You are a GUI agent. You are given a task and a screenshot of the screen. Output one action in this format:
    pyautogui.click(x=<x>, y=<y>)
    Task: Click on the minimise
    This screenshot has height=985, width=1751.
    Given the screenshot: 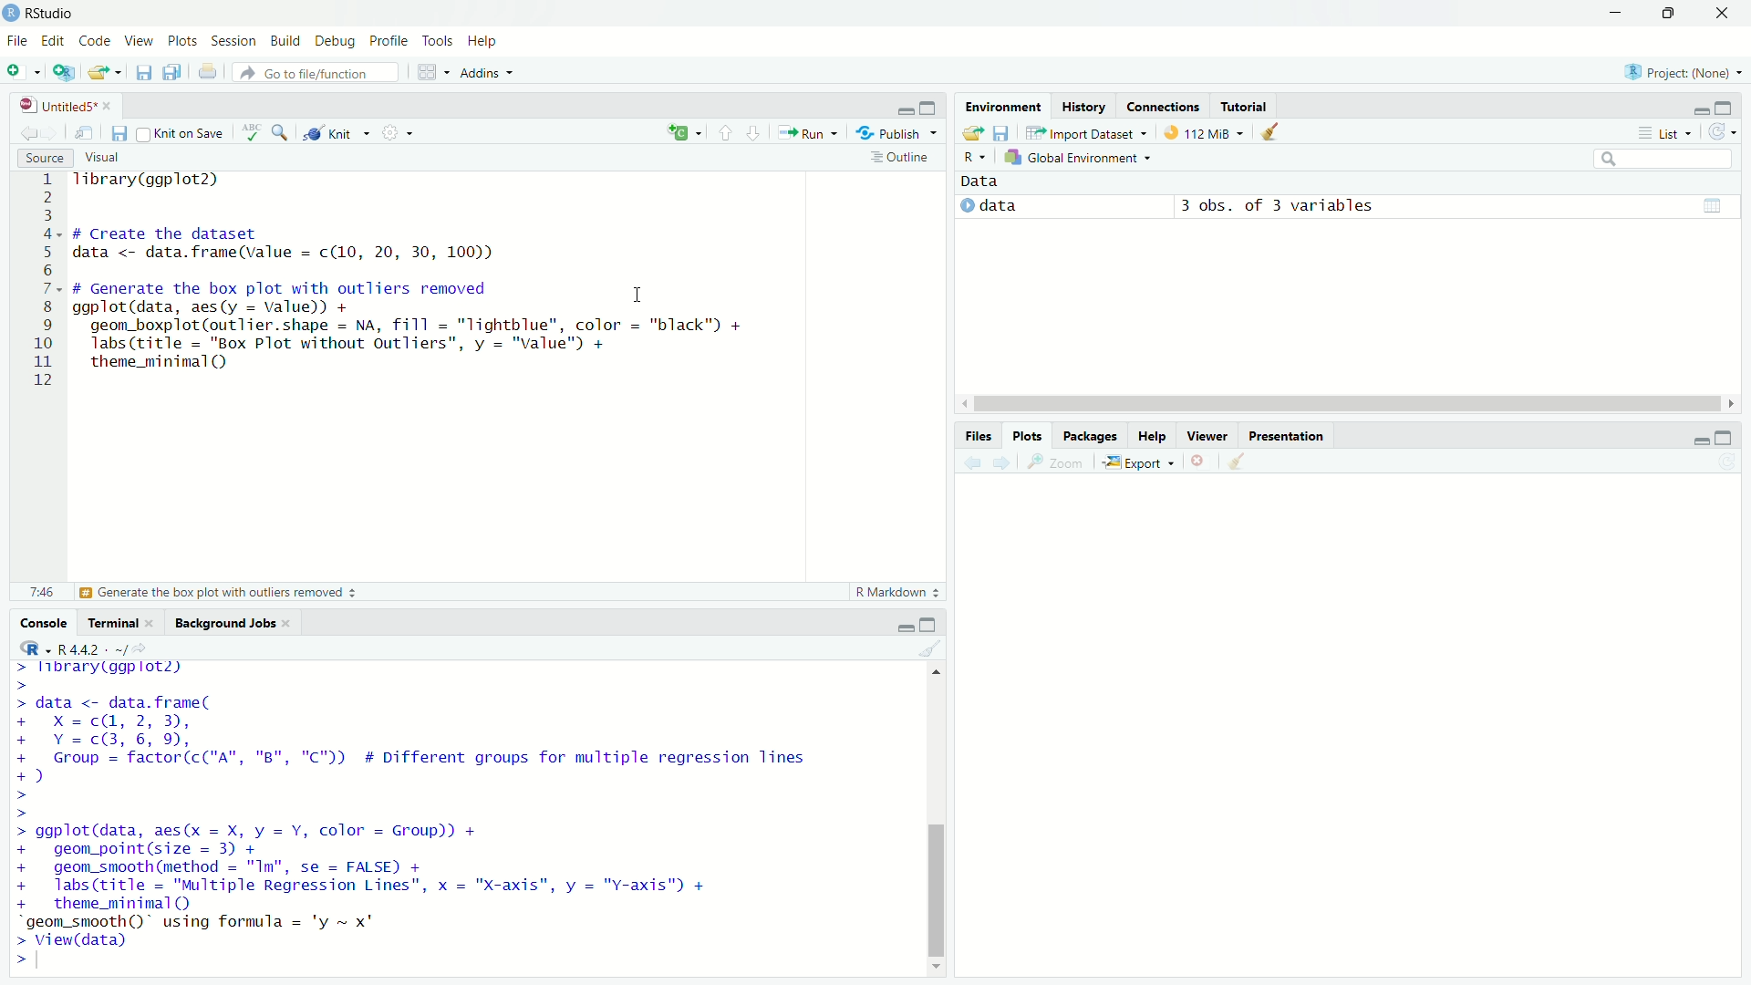 What is the action you would take?
    pyautogui.click(x=1690, y=109)
    